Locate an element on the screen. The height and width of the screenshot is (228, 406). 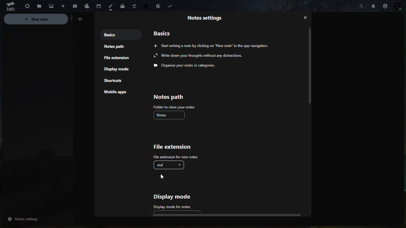
.md ( enabled) is located at coordinates (170, 165).